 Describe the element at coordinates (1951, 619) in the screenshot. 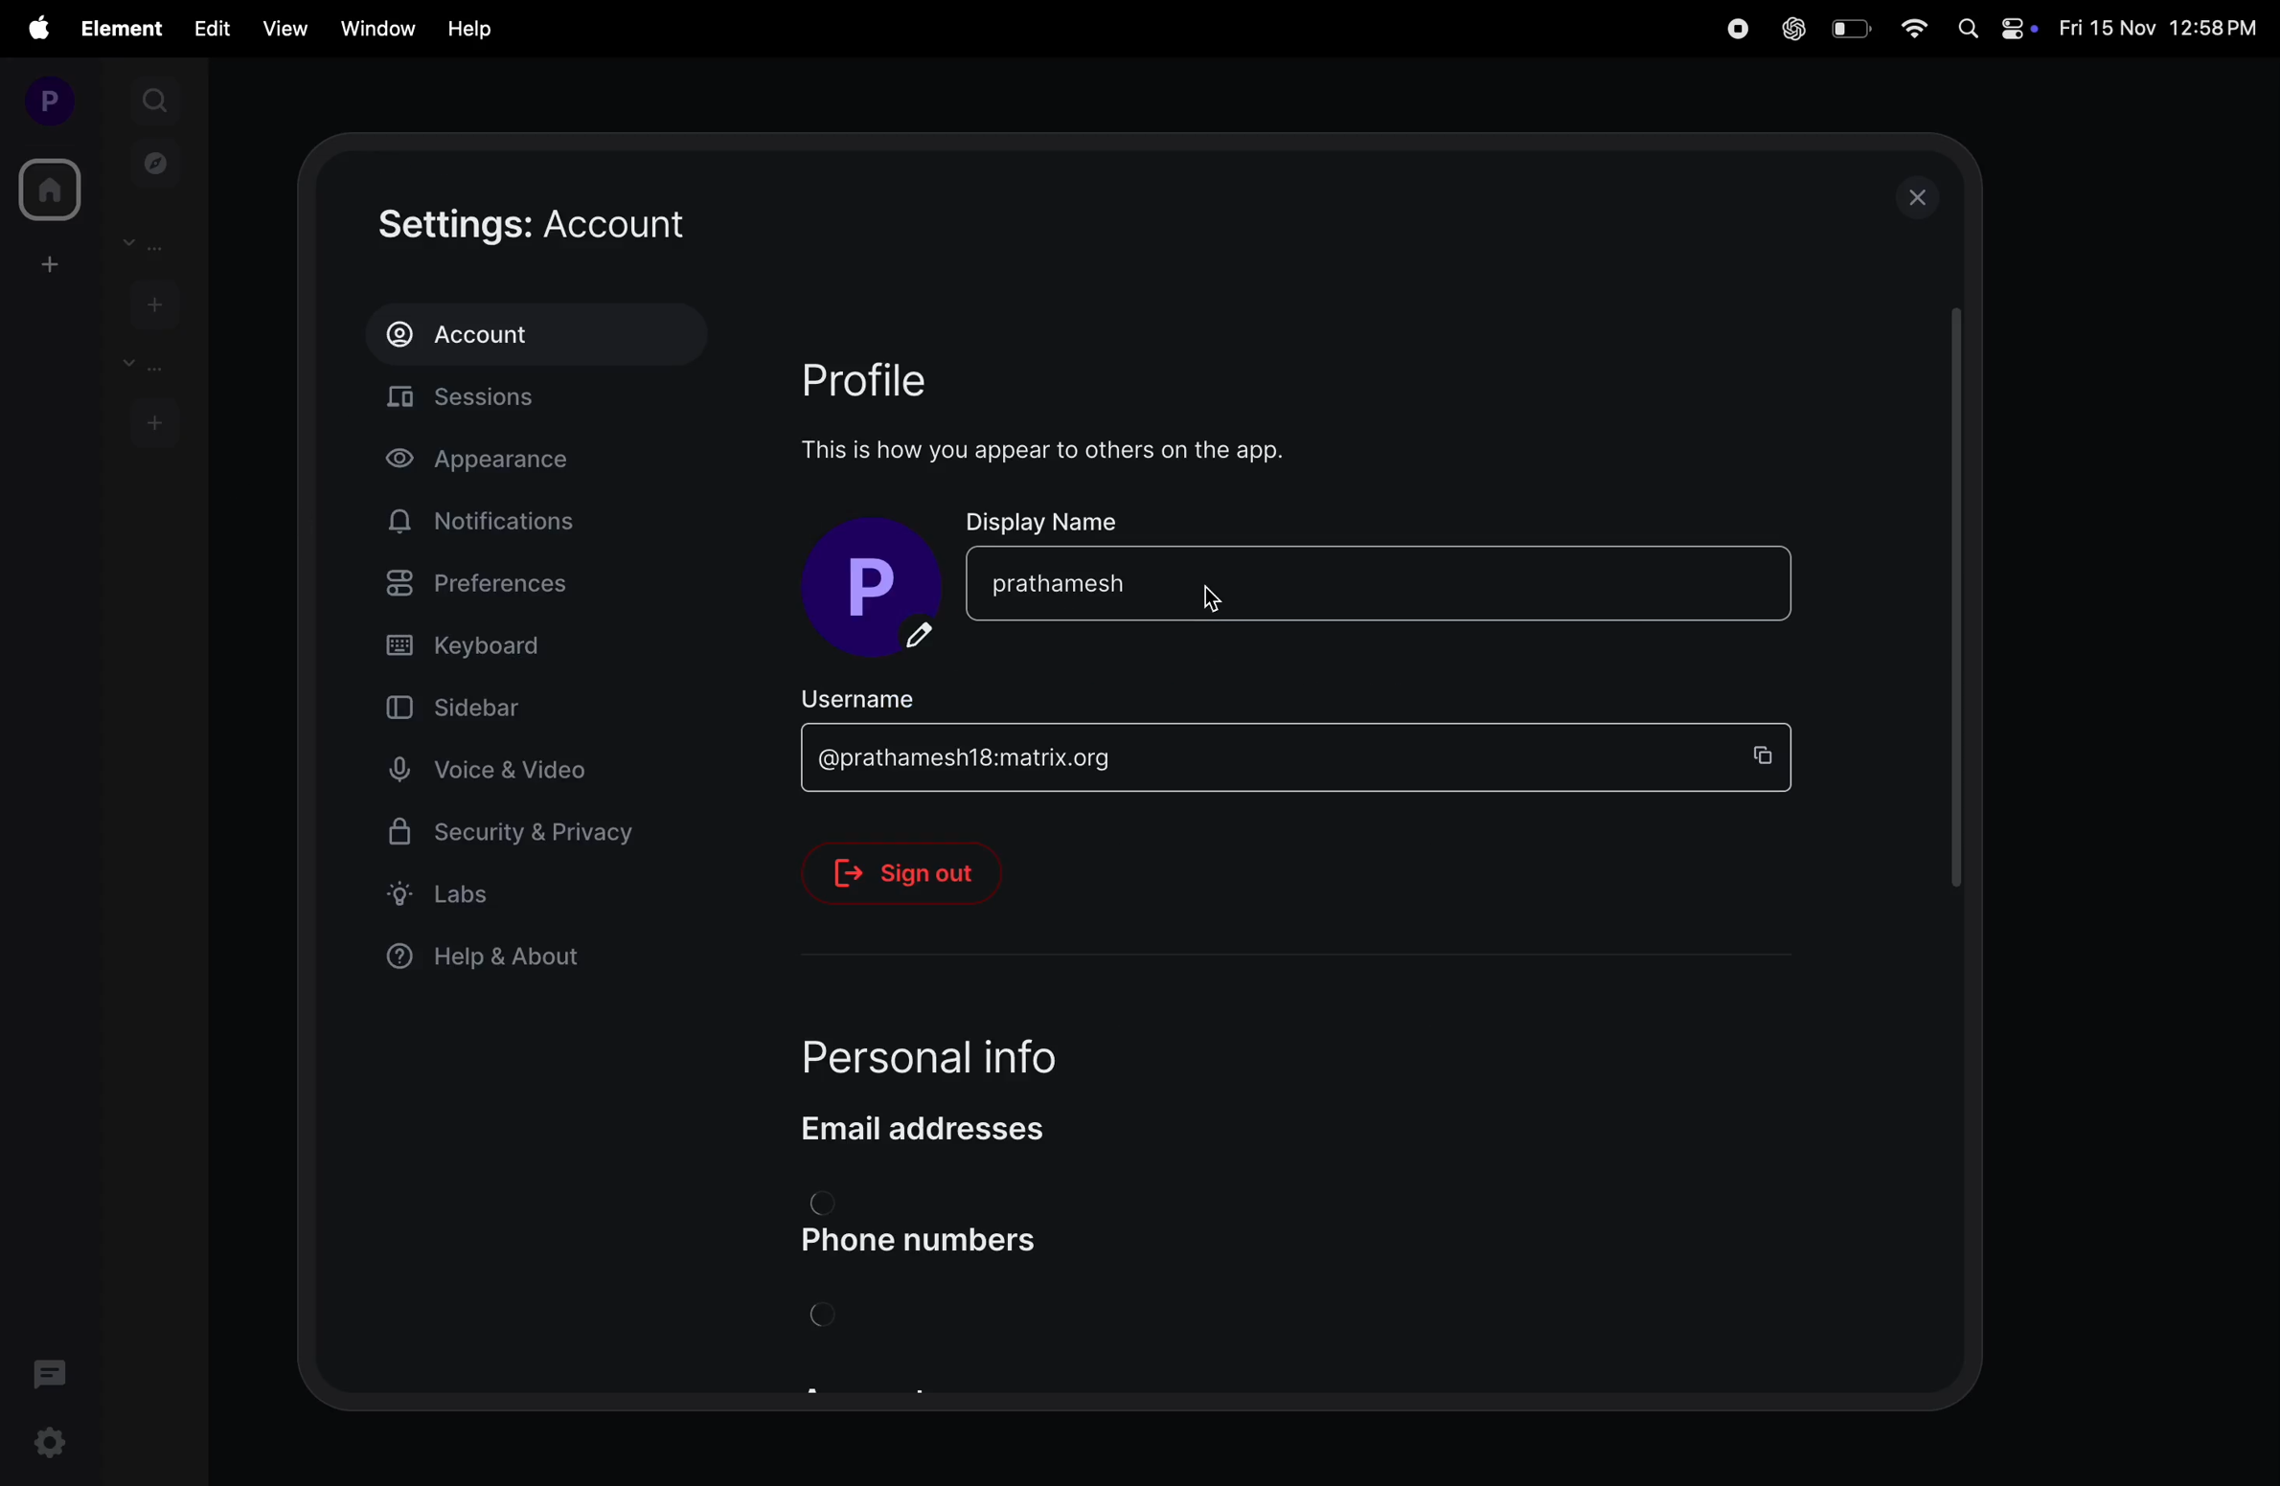

I see `` at that location.